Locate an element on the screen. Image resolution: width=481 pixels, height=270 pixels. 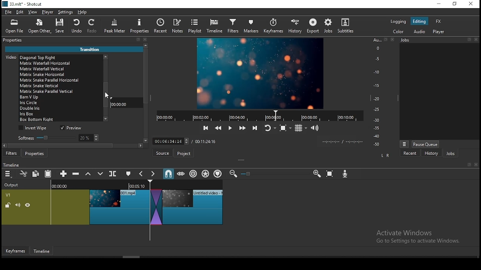
snap is located at coordinates (168, 174).